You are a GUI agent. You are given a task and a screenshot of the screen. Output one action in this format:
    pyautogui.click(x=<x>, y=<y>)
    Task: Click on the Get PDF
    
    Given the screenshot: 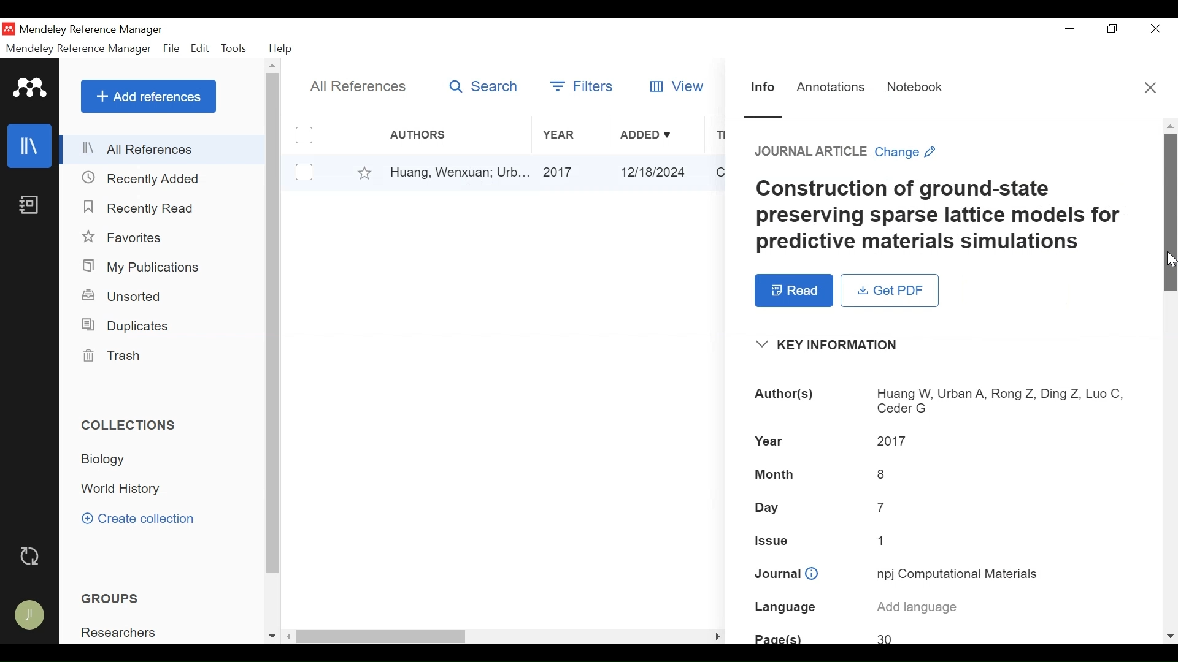 What is the action you would take?
    pyautogui.click(x=888, y=291)
    